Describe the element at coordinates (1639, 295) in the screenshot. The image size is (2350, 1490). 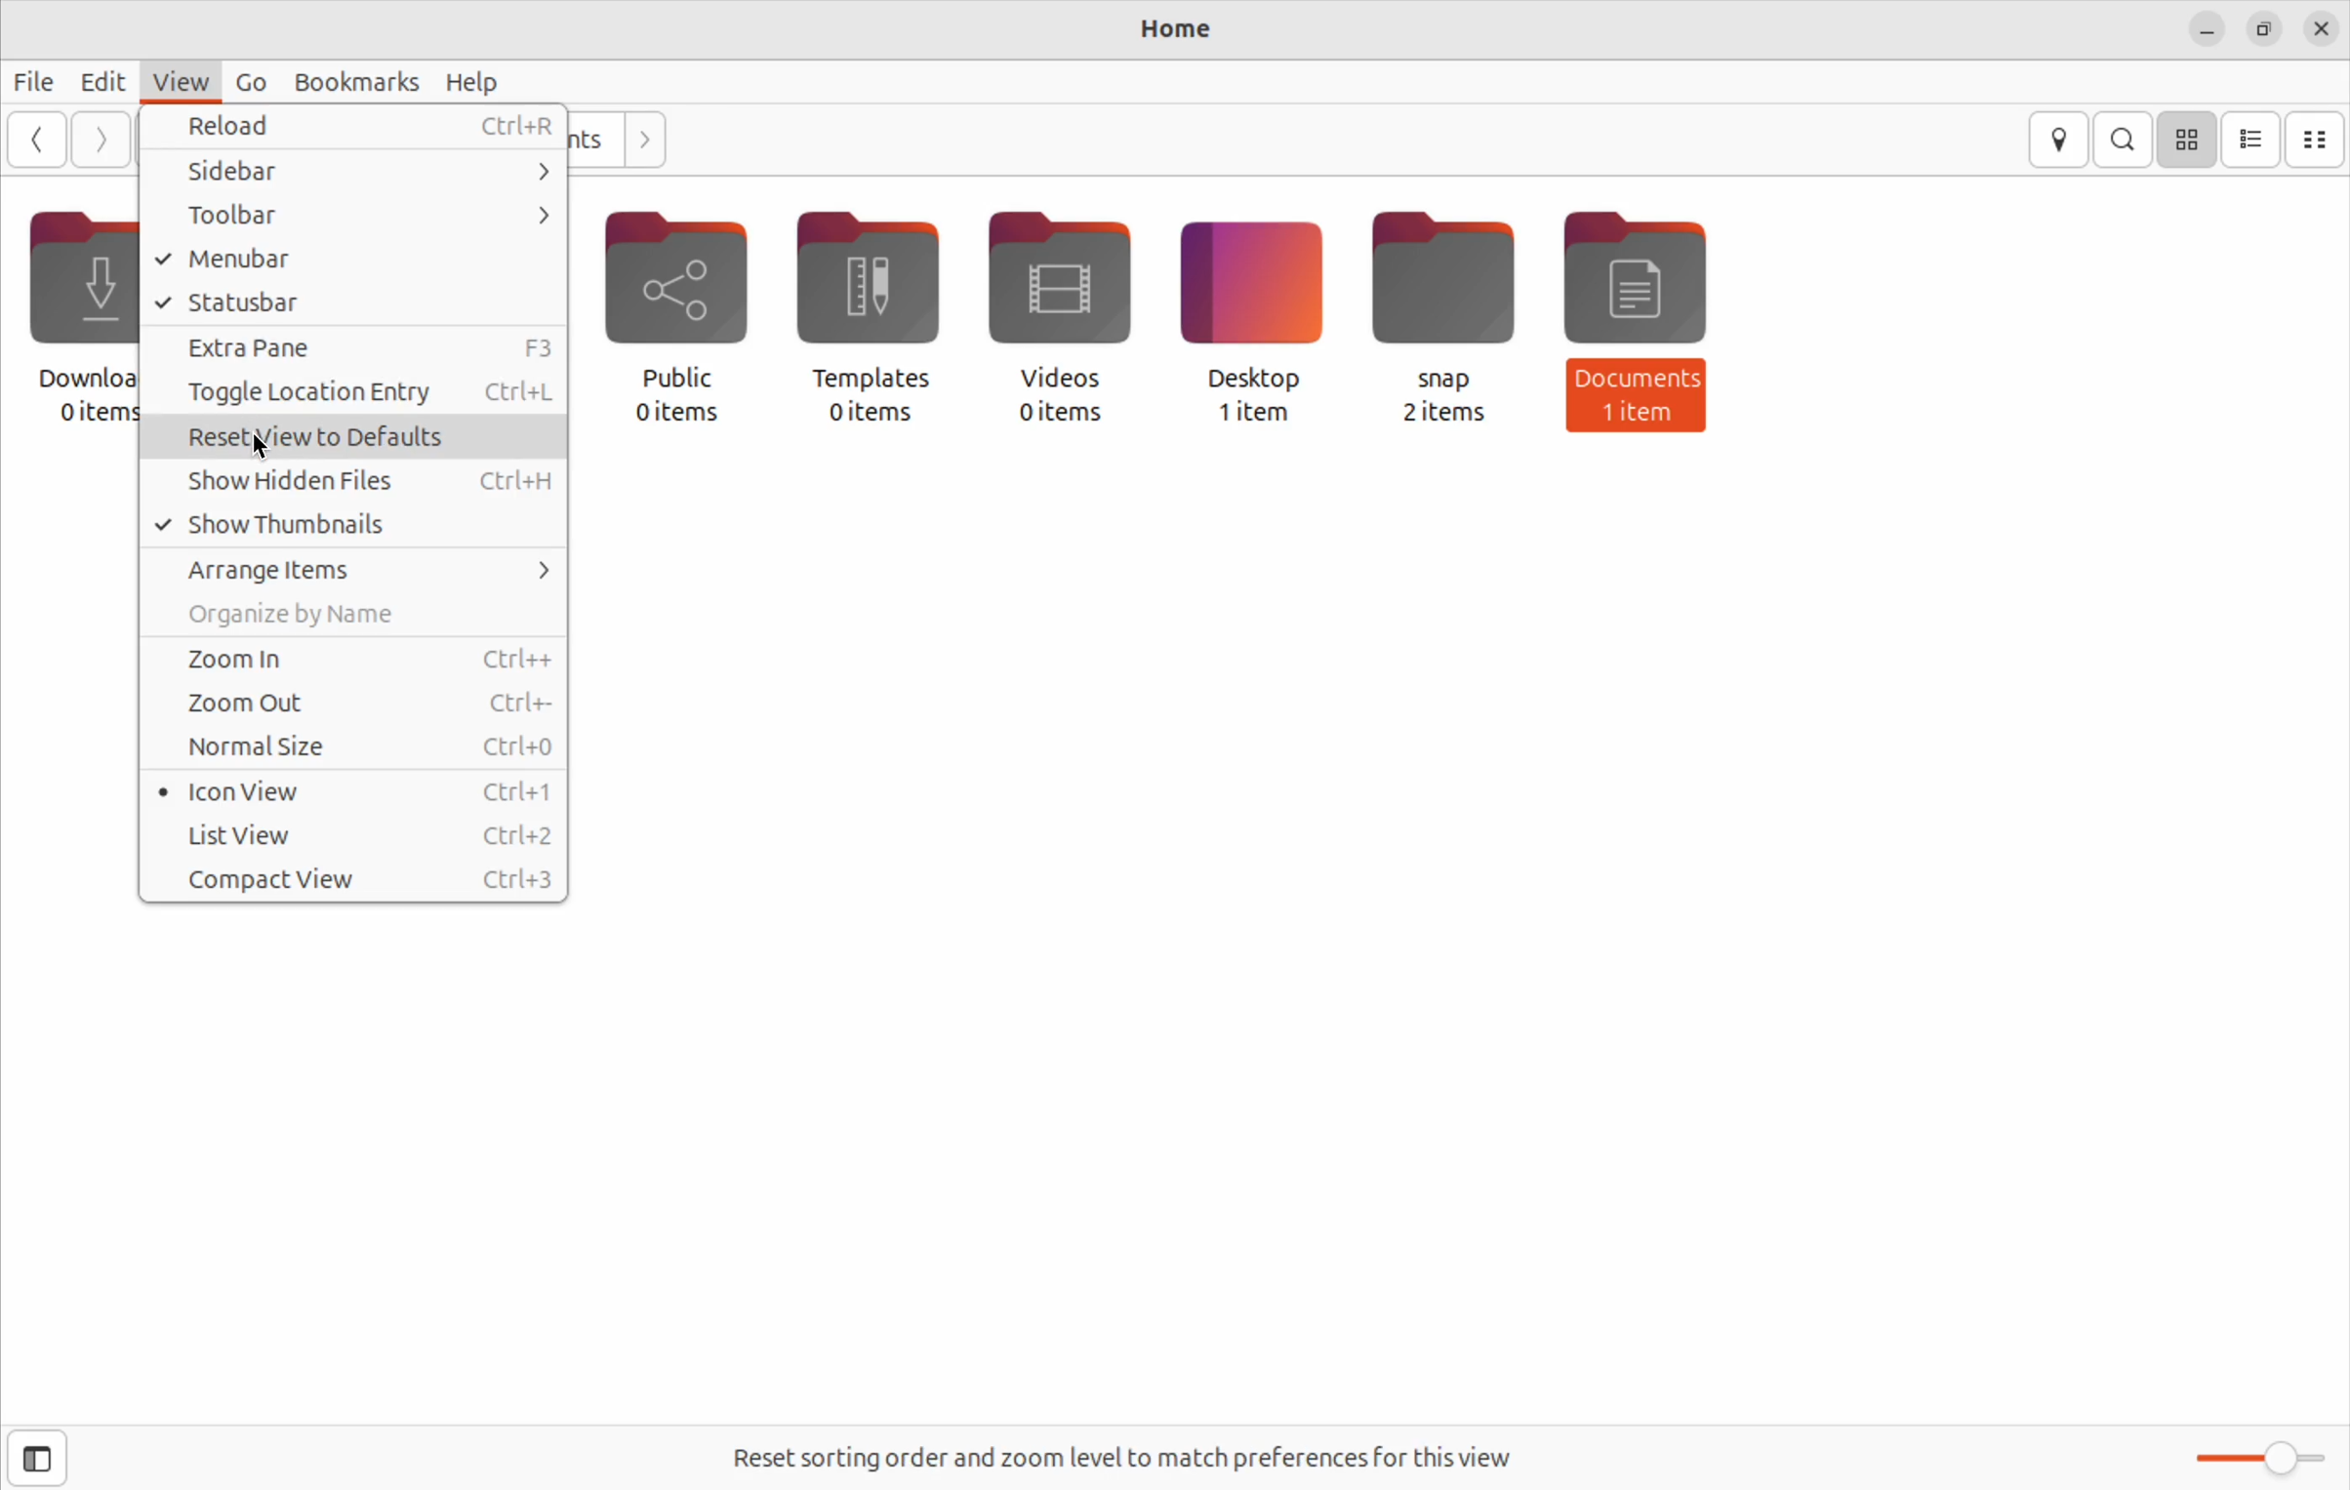
I see `DocumentS` at that location.